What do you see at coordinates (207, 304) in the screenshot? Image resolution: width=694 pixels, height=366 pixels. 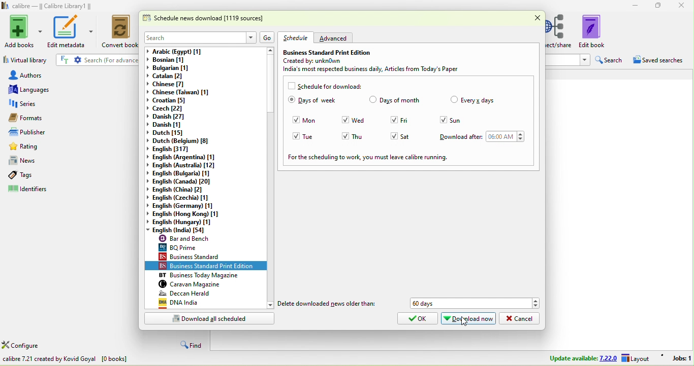 I see `dna india` at bounding box center [207, 304].